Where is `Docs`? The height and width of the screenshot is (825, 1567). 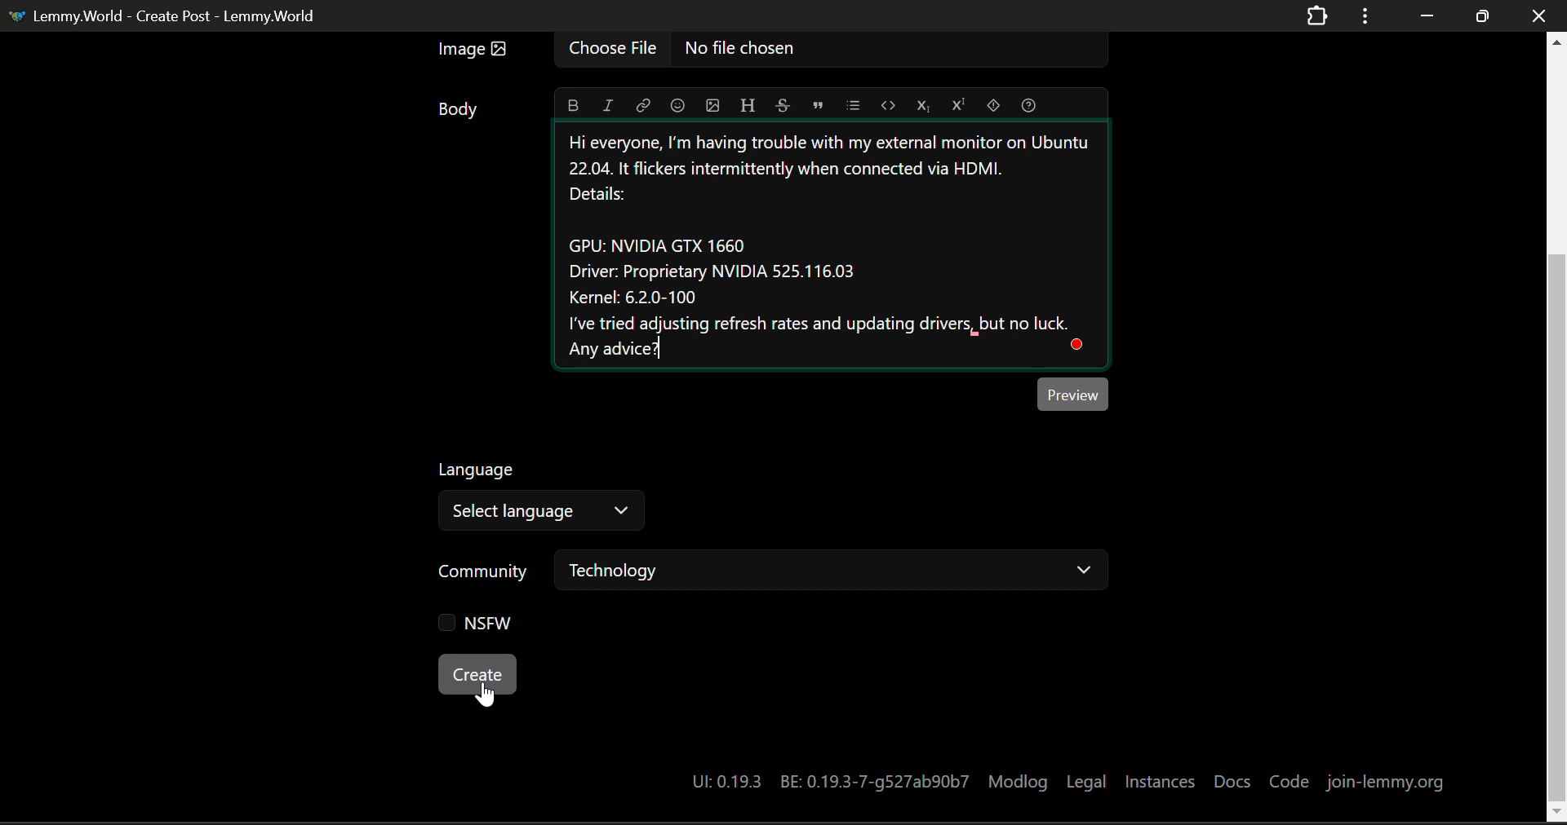 Docs is located at coordinates (1233, 779).